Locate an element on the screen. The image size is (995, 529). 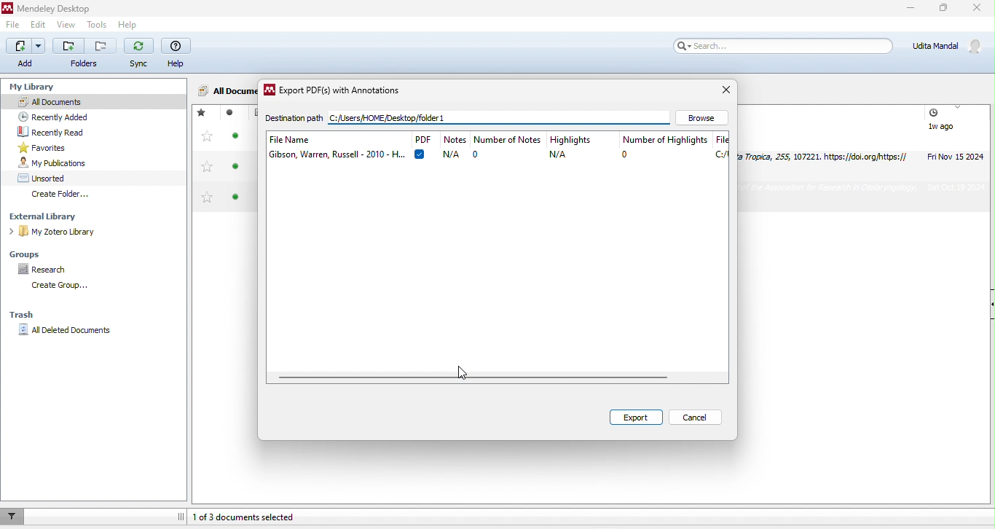
unsorted is located at coordinates (49, 177).